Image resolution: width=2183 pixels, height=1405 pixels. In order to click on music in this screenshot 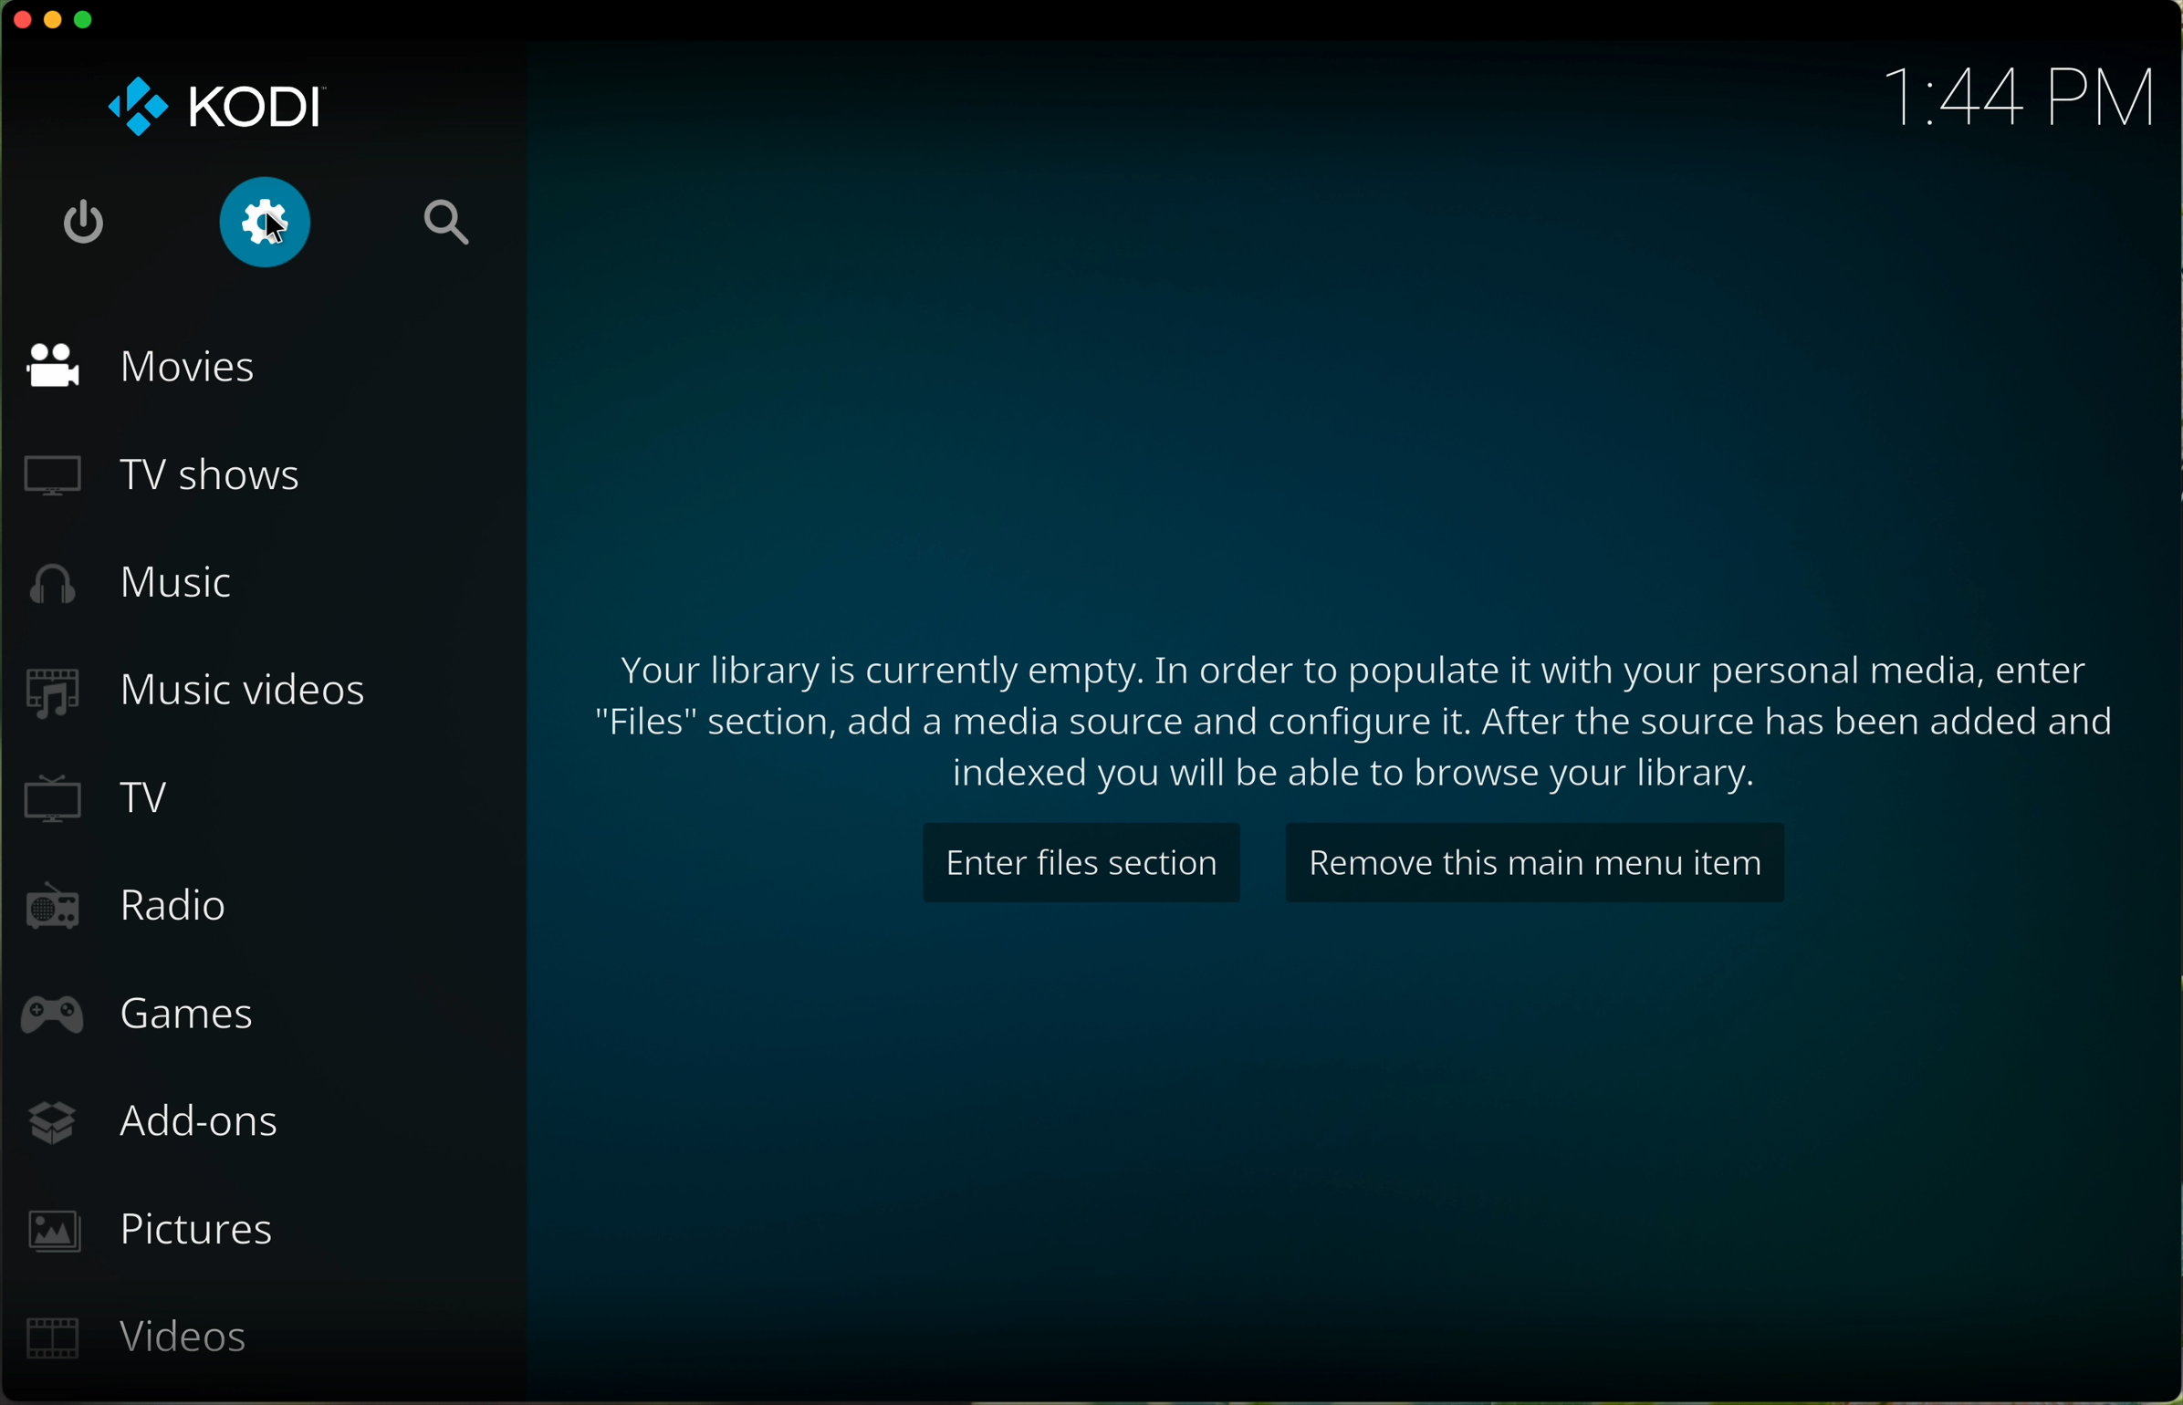, I will do `click(128, 582)`.